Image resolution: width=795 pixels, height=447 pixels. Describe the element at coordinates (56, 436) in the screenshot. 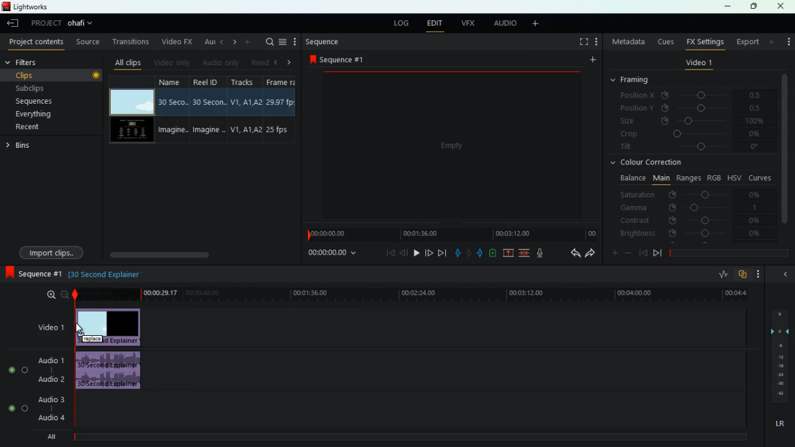

I see `all` at that location.